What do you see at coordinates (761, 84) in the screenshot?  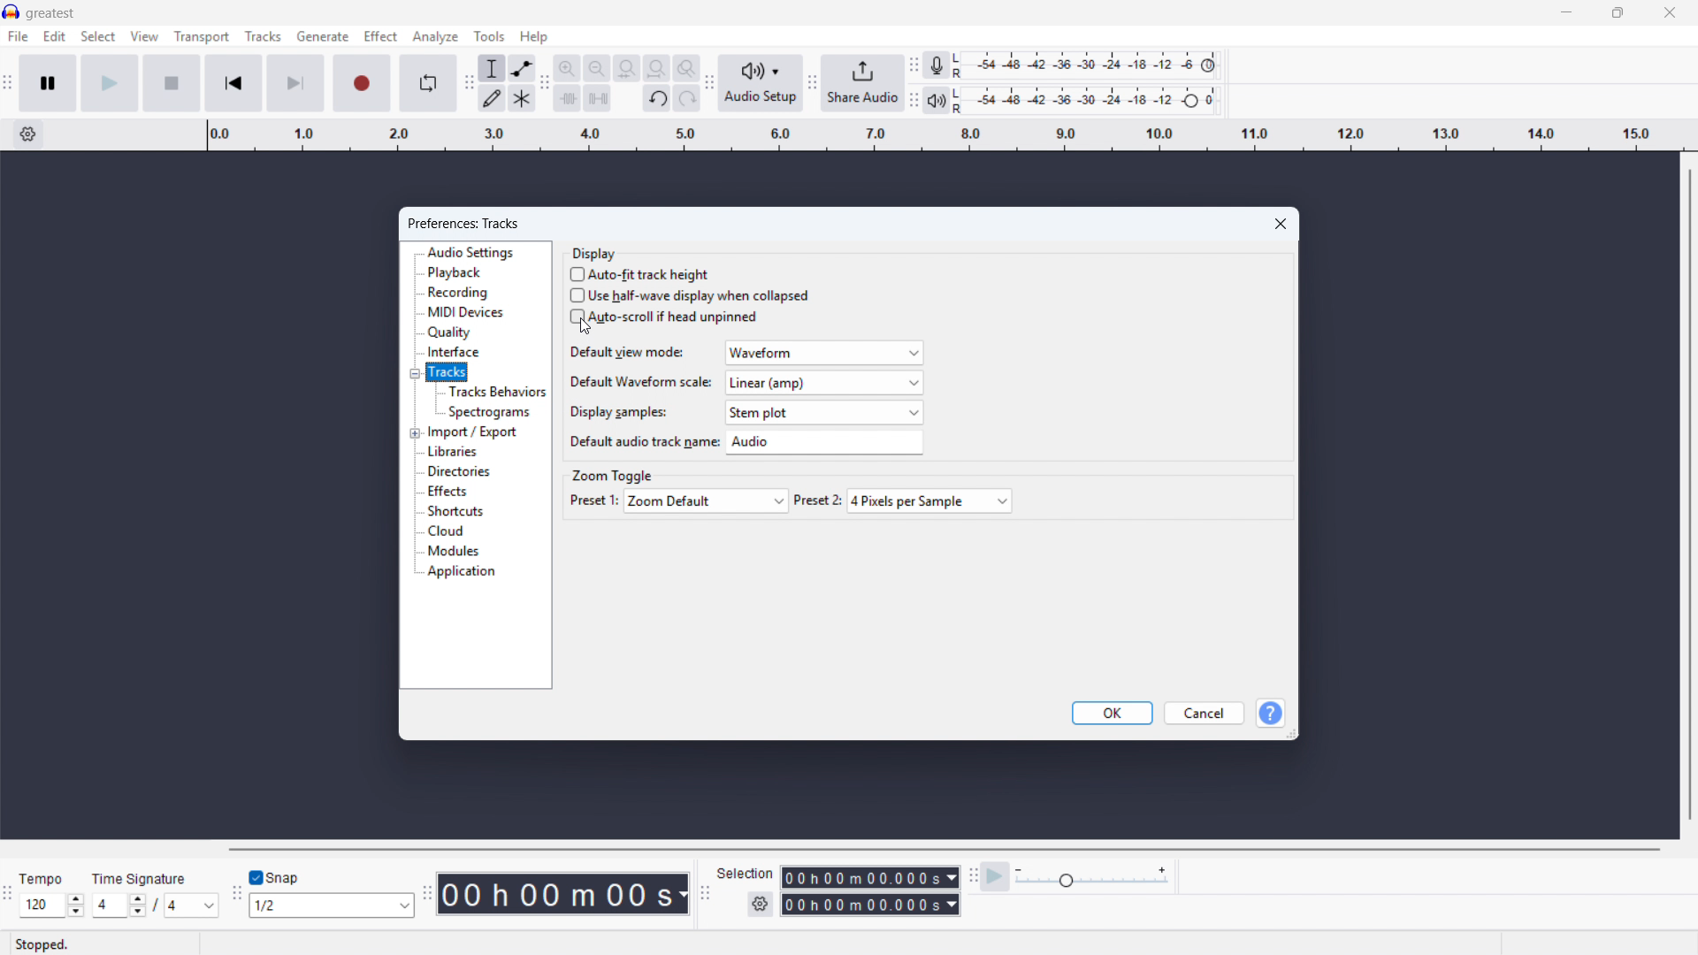 I see `Audio setup ` at bounding box center [761, 84].